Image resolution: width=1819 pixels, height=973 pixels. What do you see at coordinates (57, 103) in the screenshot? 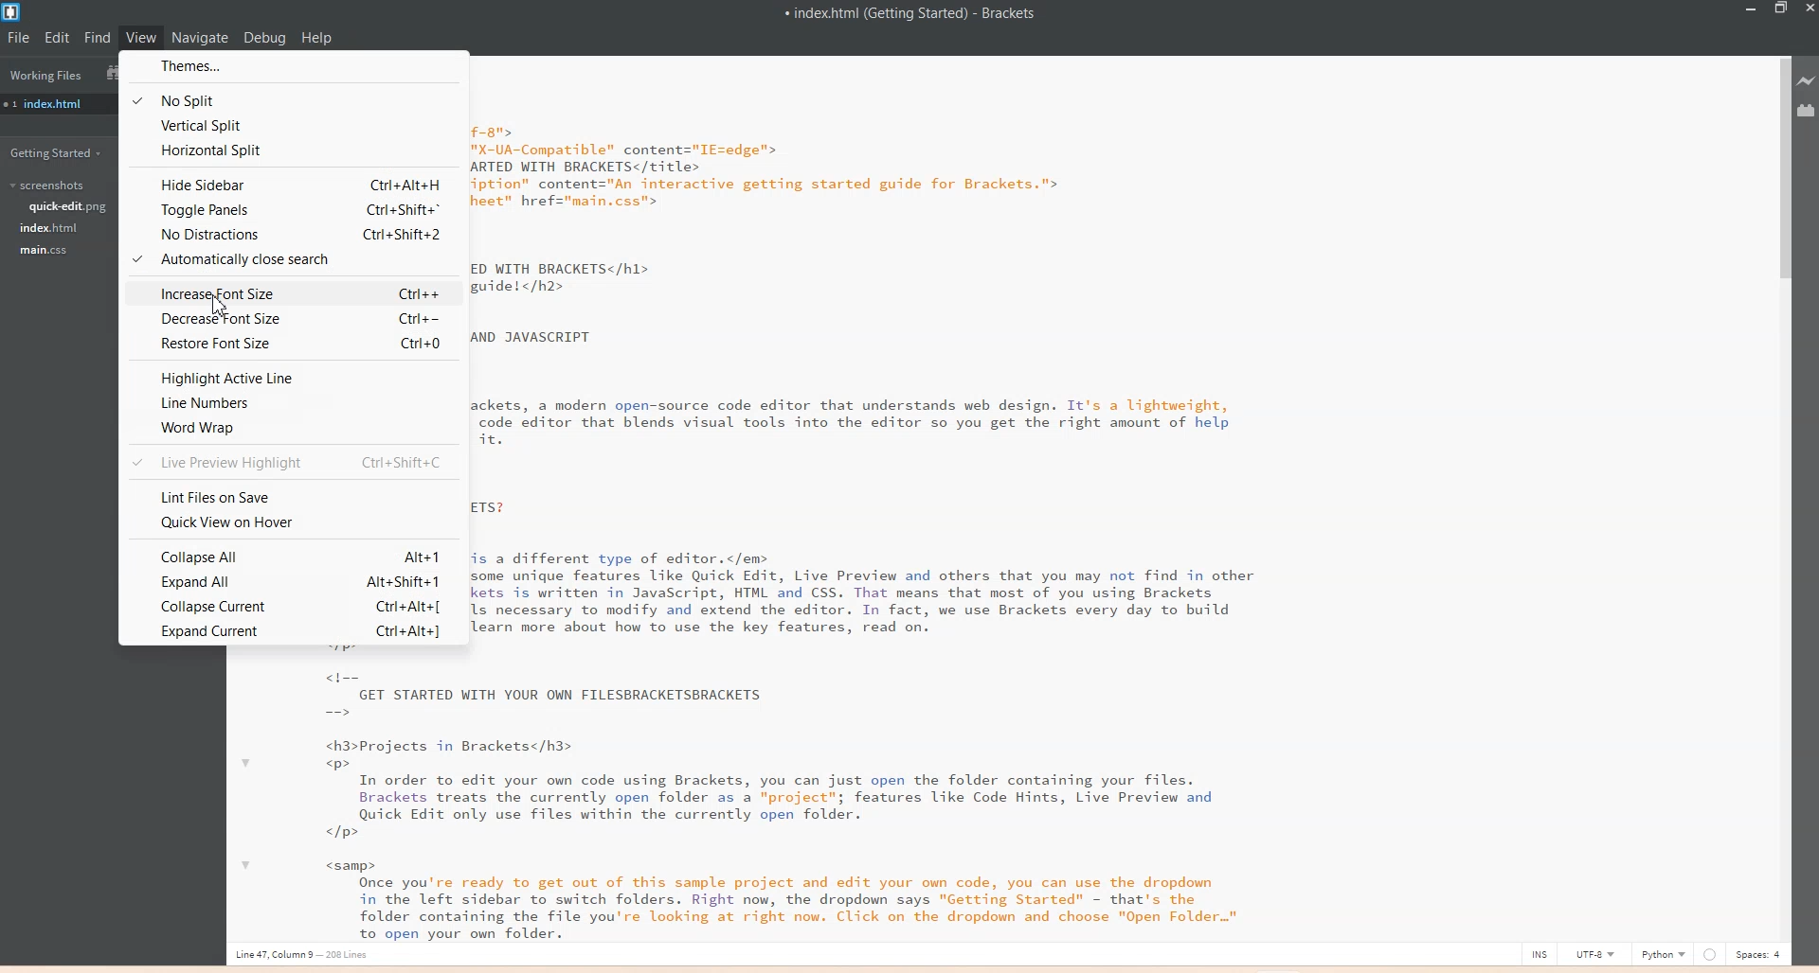
I see `index.html` at bounding box center [57, 103].